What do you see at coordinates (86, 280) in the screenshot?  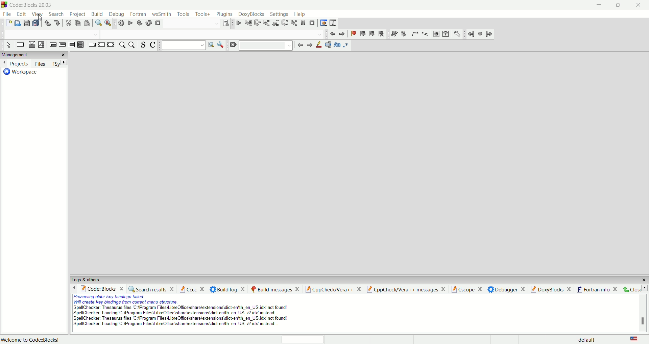 I see `logs and others` at bounding box center [86, 280].